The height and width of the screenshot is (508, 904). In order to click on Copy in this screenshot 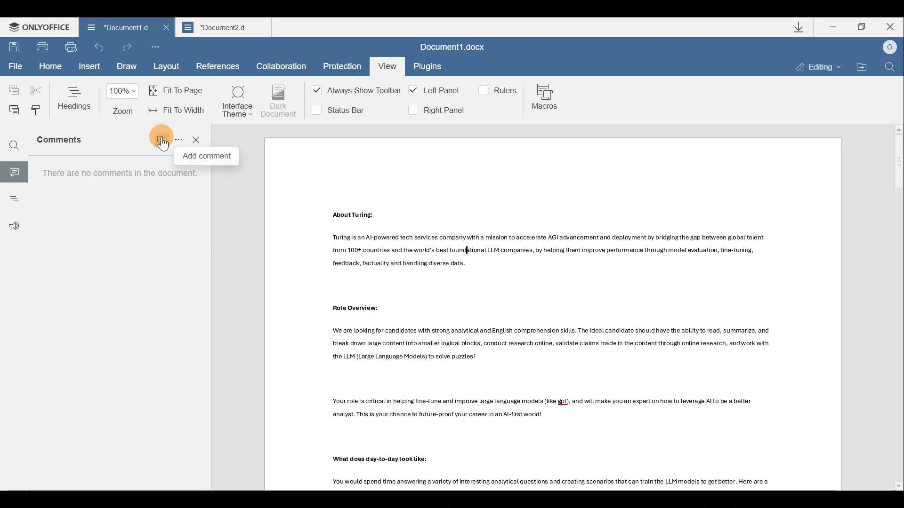, I will do `click(10, 86)`.